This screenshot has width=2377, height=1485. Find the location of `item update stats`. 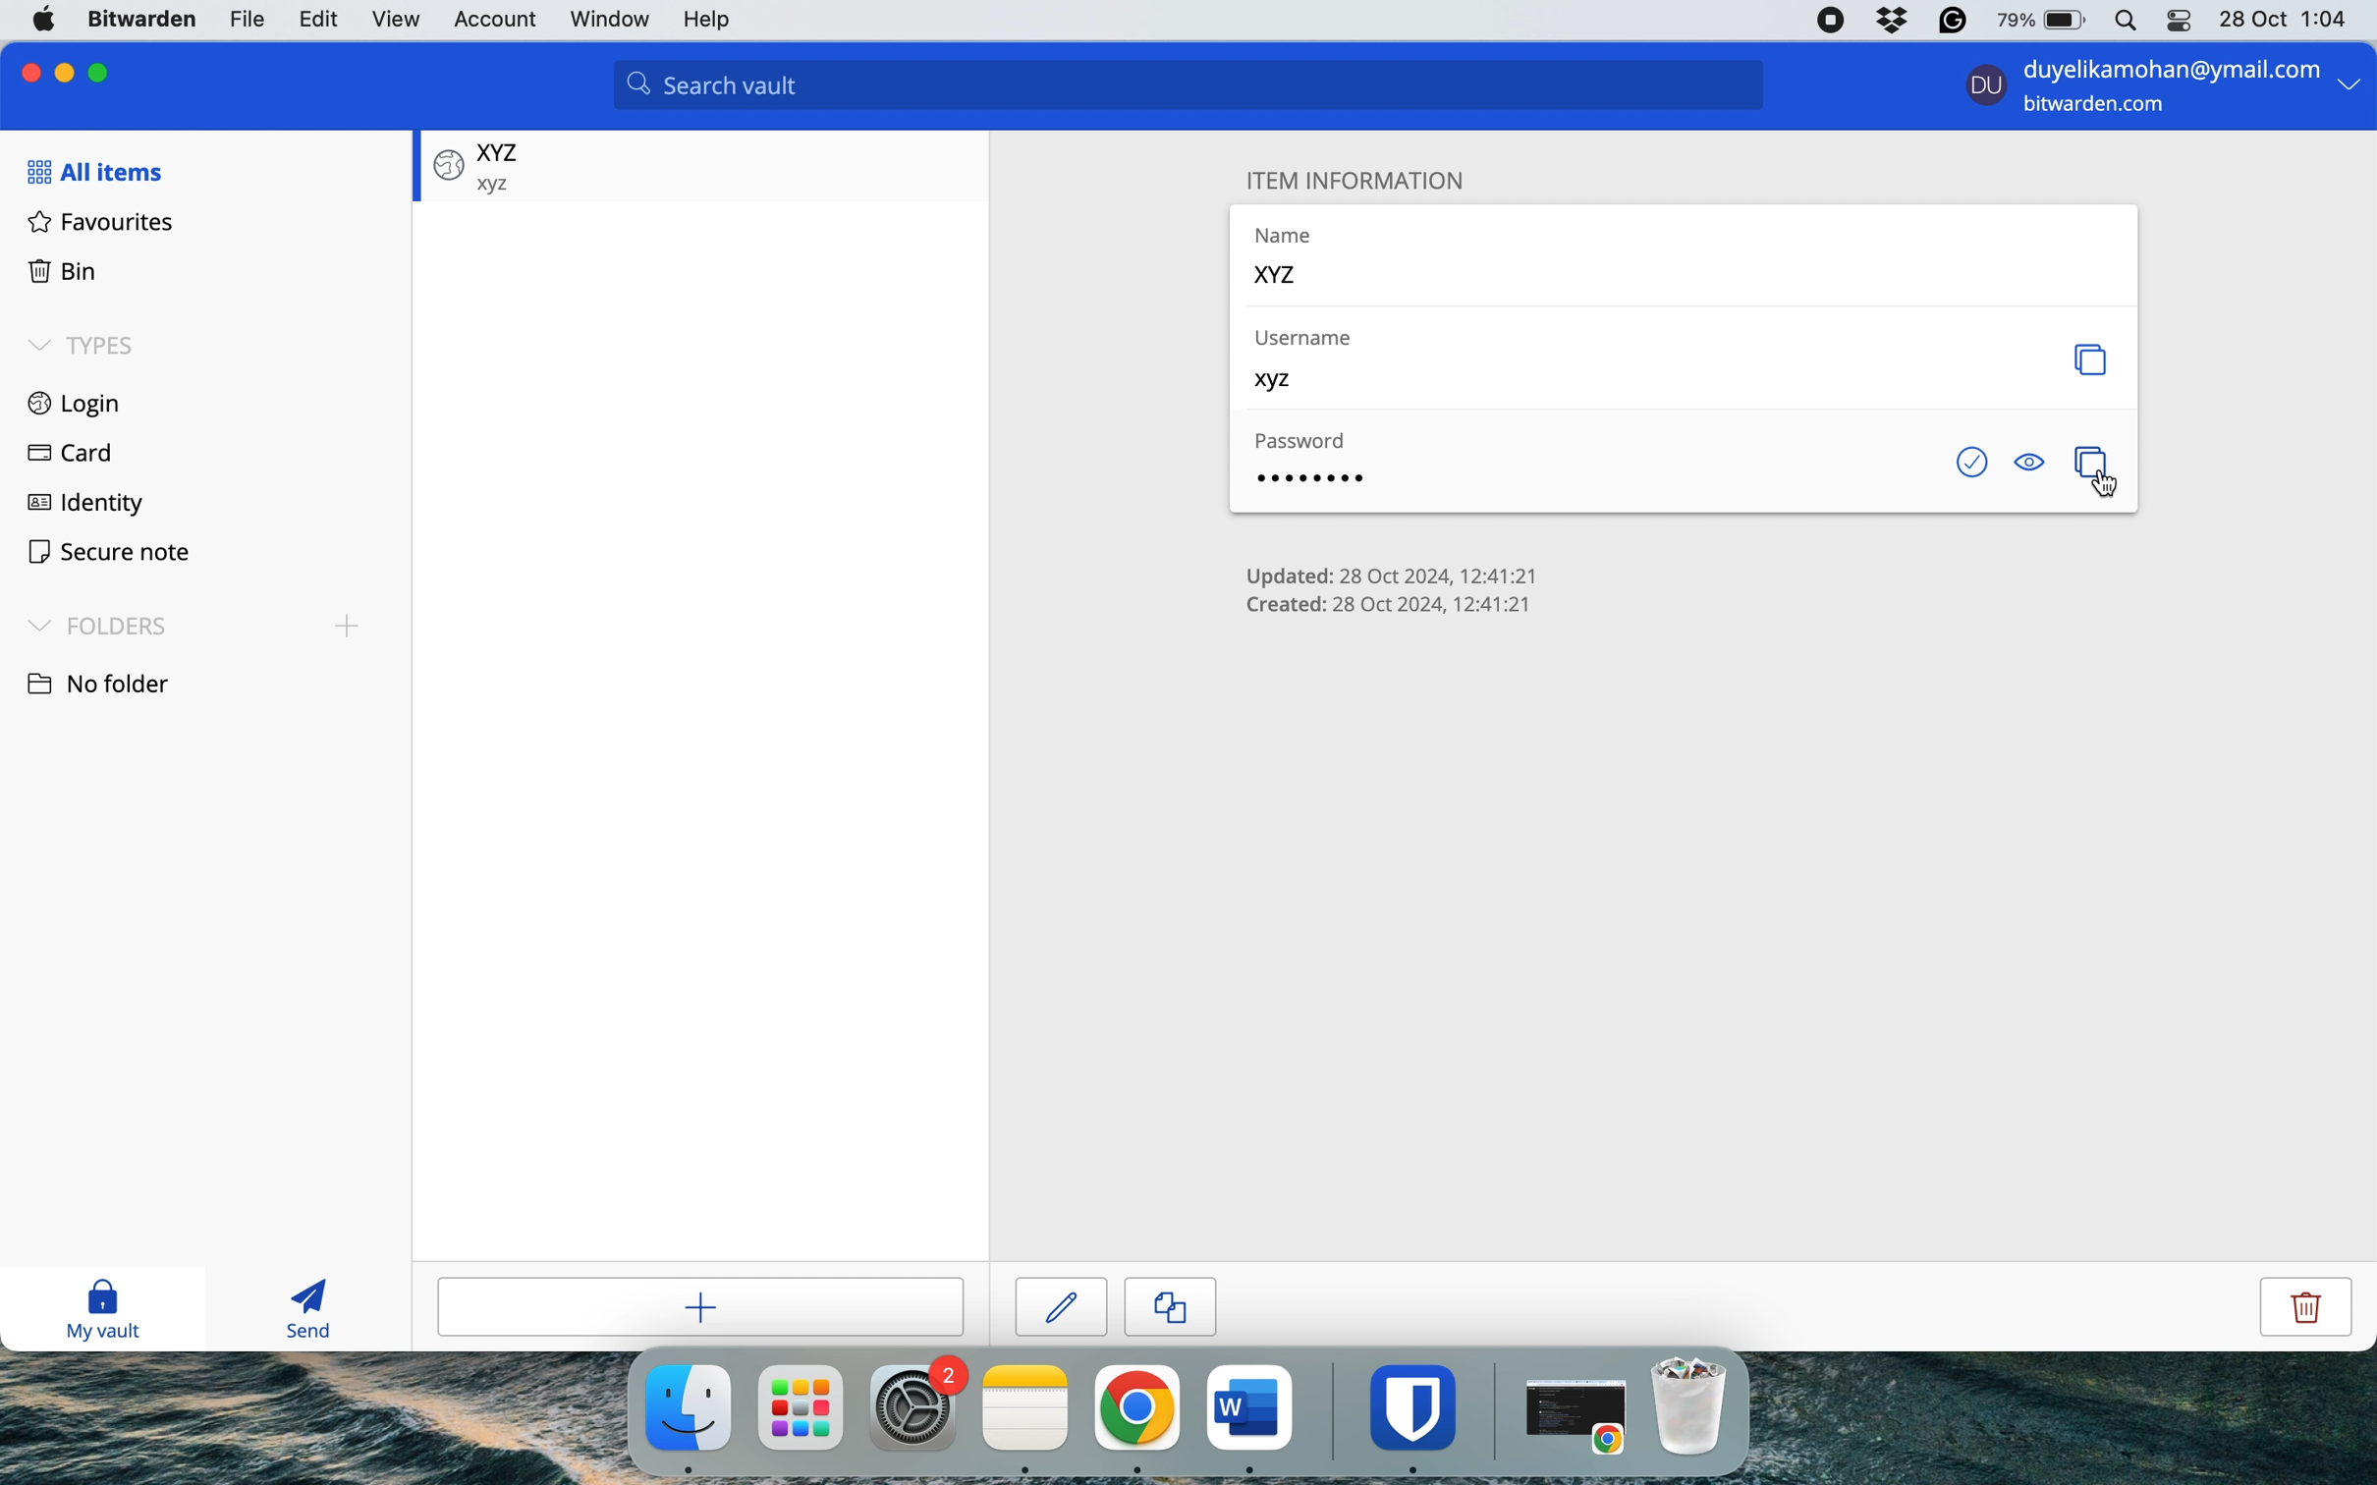

item update stats is located at coordinates (1392, 572).